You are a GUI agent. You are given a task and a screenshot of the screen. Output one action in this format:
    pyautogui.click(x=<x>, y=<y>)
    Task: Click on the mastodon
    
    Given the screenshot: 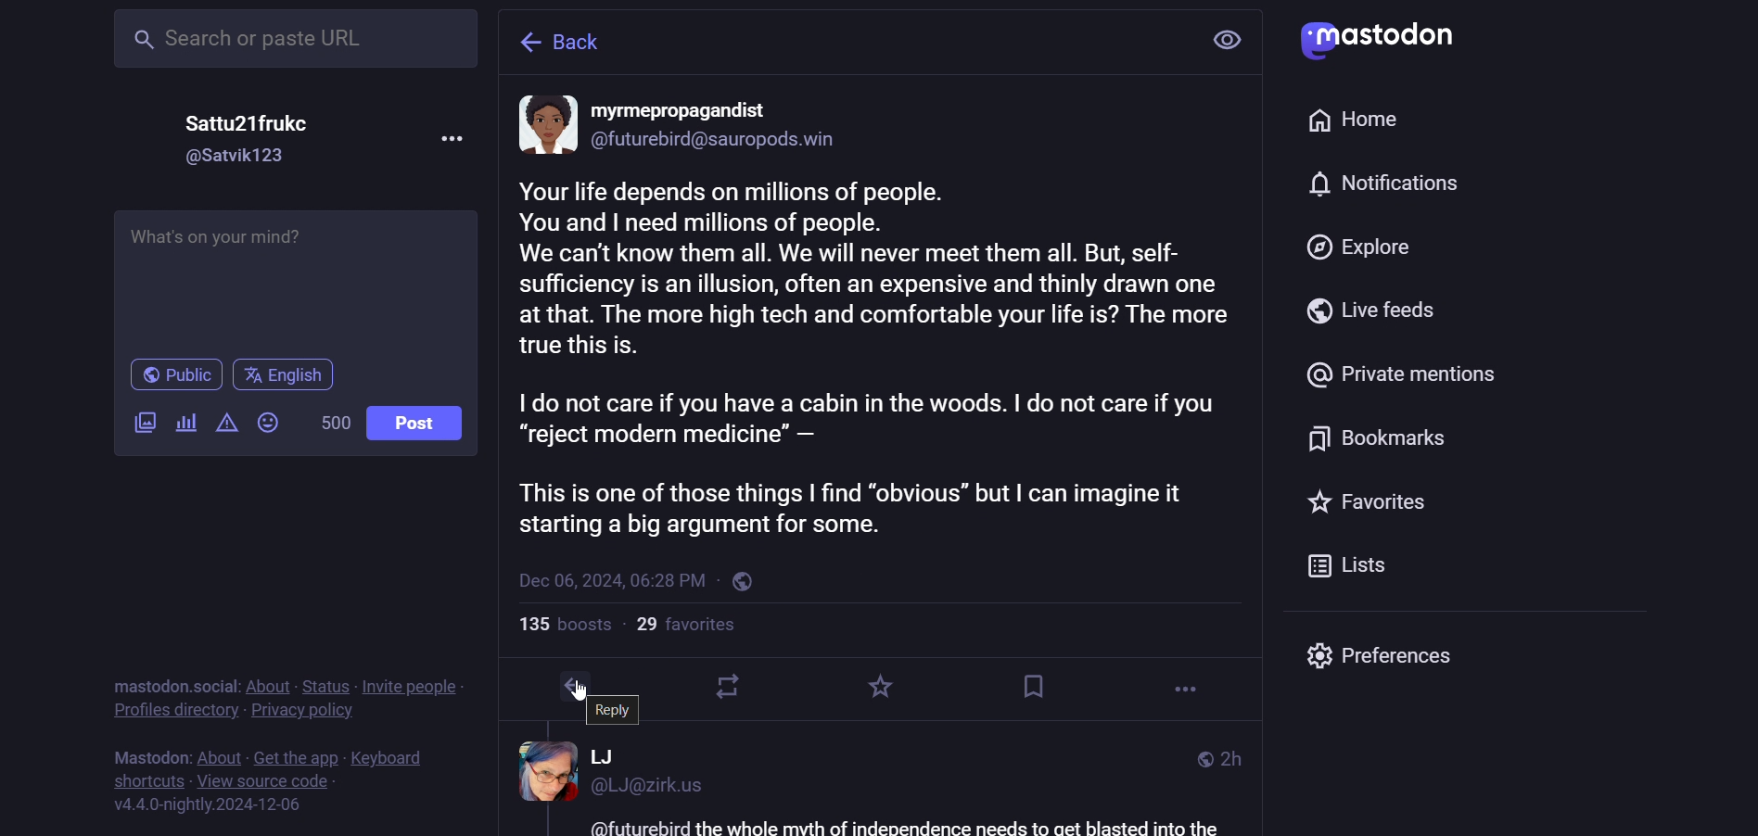 What is the action you would take?
    pyautogui.click(x=153, y=754)
    